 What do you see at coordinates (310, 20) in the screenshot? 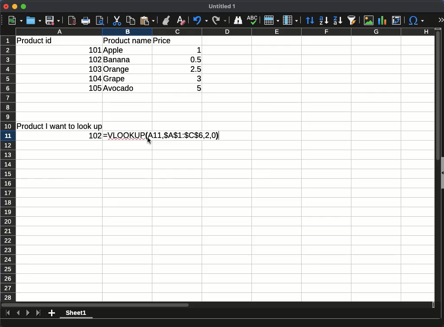
I see `sort` at bounding box center [310, 20].